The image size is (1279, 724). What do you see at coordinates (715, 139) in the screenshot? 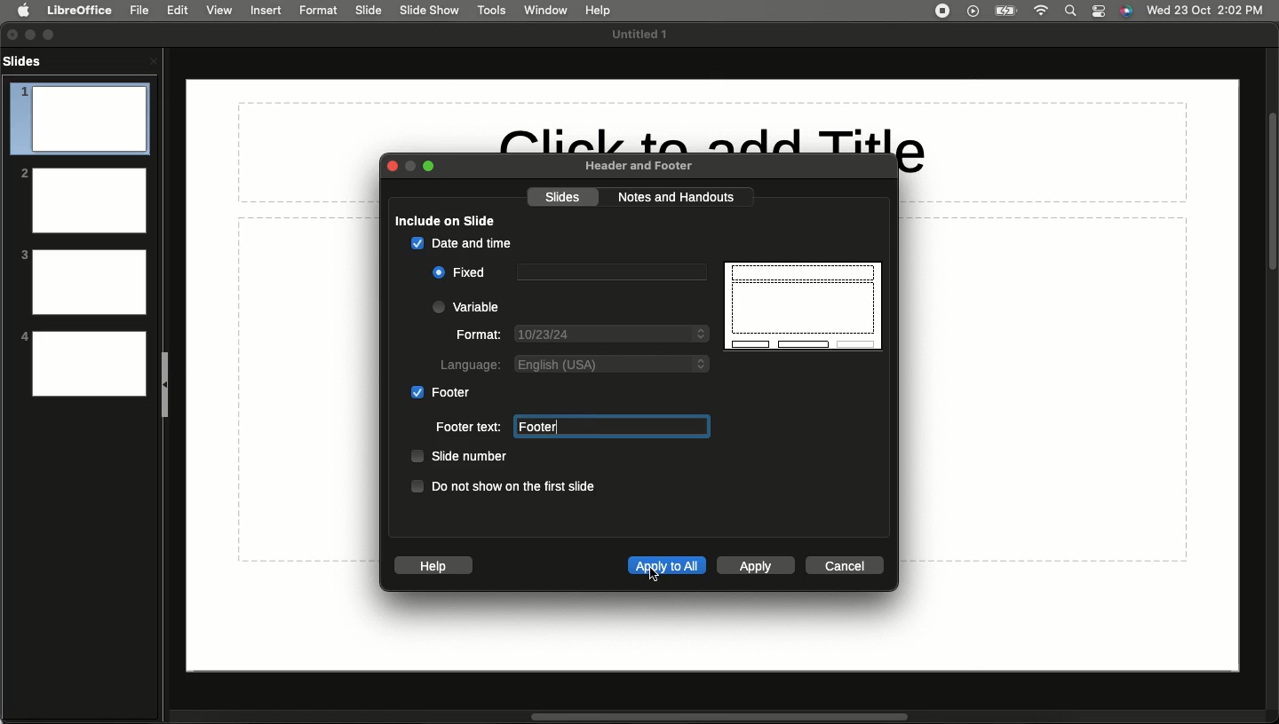
I see `Click to add Title` at bounding box center [715, 139].